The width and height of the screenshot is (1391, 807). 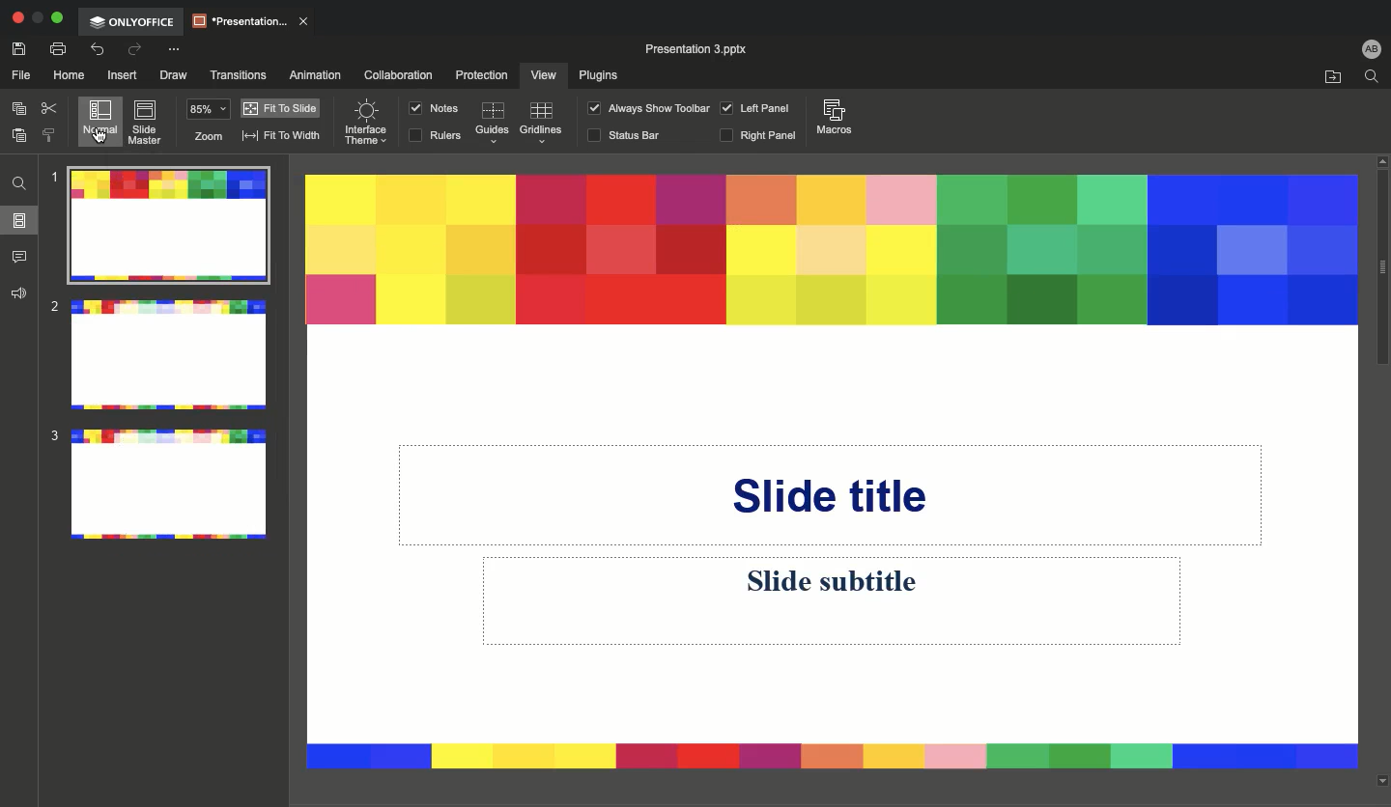 What do you see at coordinates (20, 181) in the screenshot?
I see `Find and replace` at bounding box center [20, 181].